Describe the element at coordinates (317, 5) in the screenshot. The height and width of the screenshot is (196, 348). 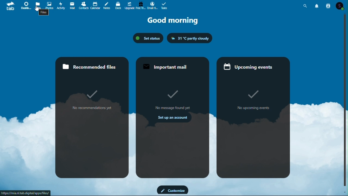
I see `Notifications` at that location.